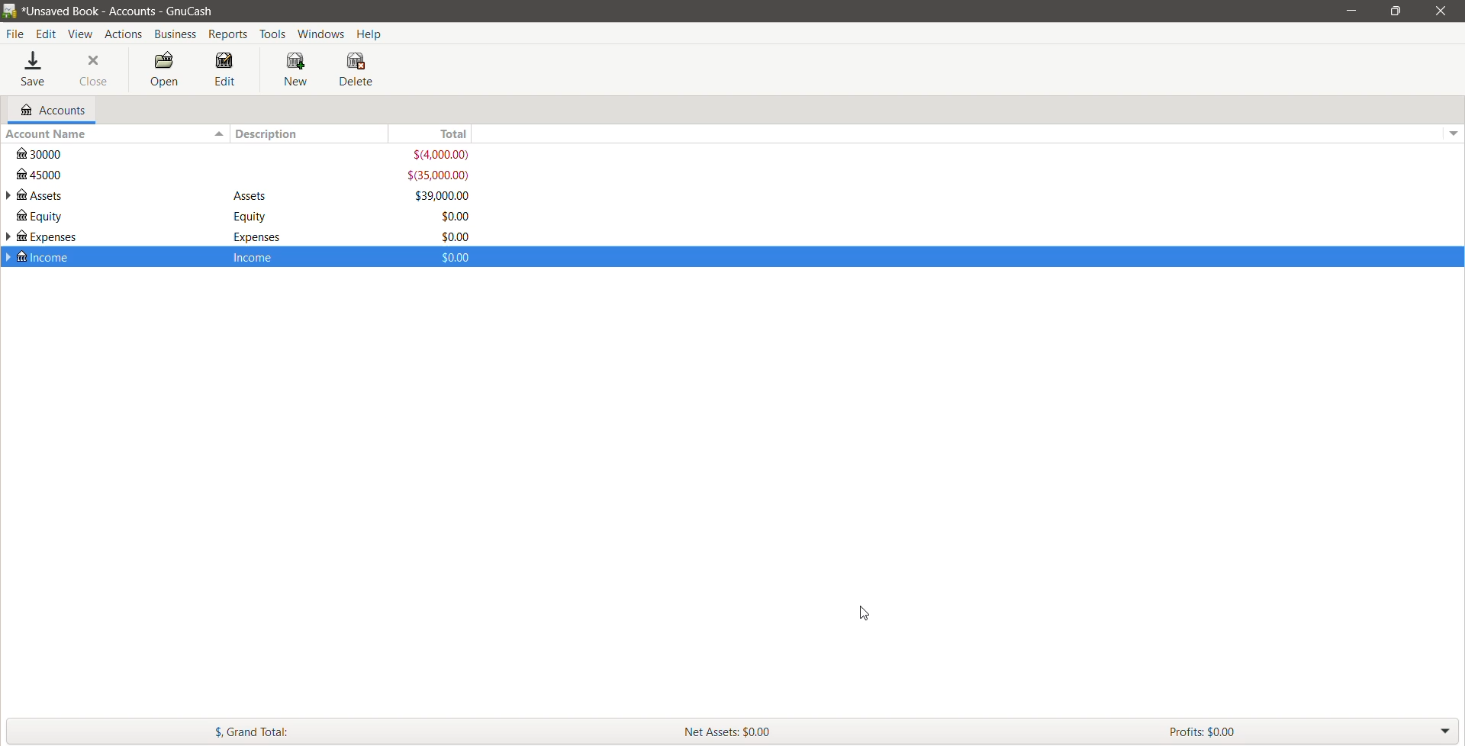  Describe the element at coordinates (358, 69) in the screenshot. I see `Delete` at that location.